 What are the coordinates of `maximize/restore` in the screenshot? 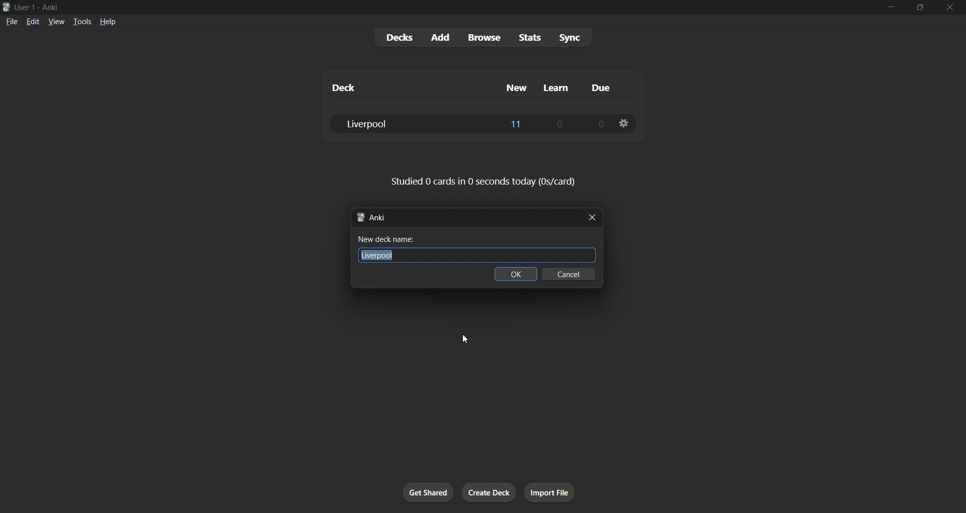 It's located at (922, 8).